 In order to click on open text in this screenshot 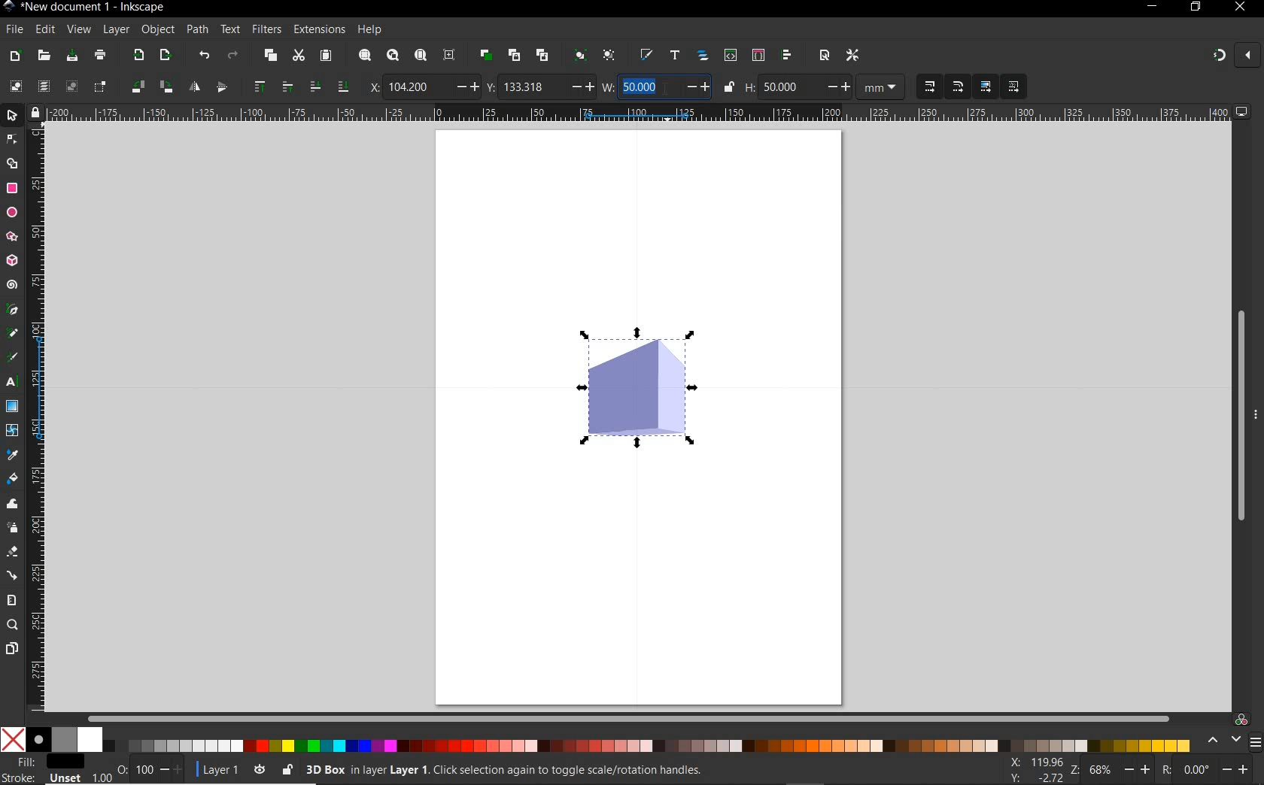, I will do `click(674, 56)`.